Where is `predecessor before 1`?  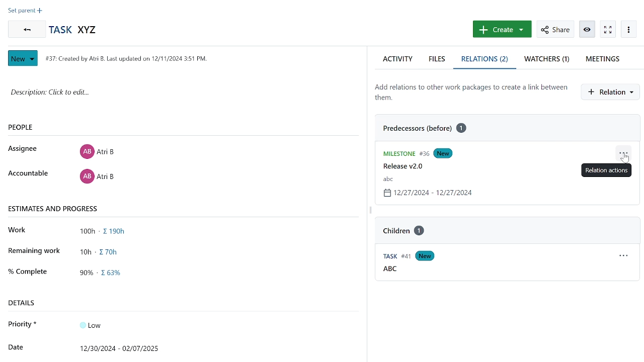
predecessor before 1 is located at coordinates (429, 129).